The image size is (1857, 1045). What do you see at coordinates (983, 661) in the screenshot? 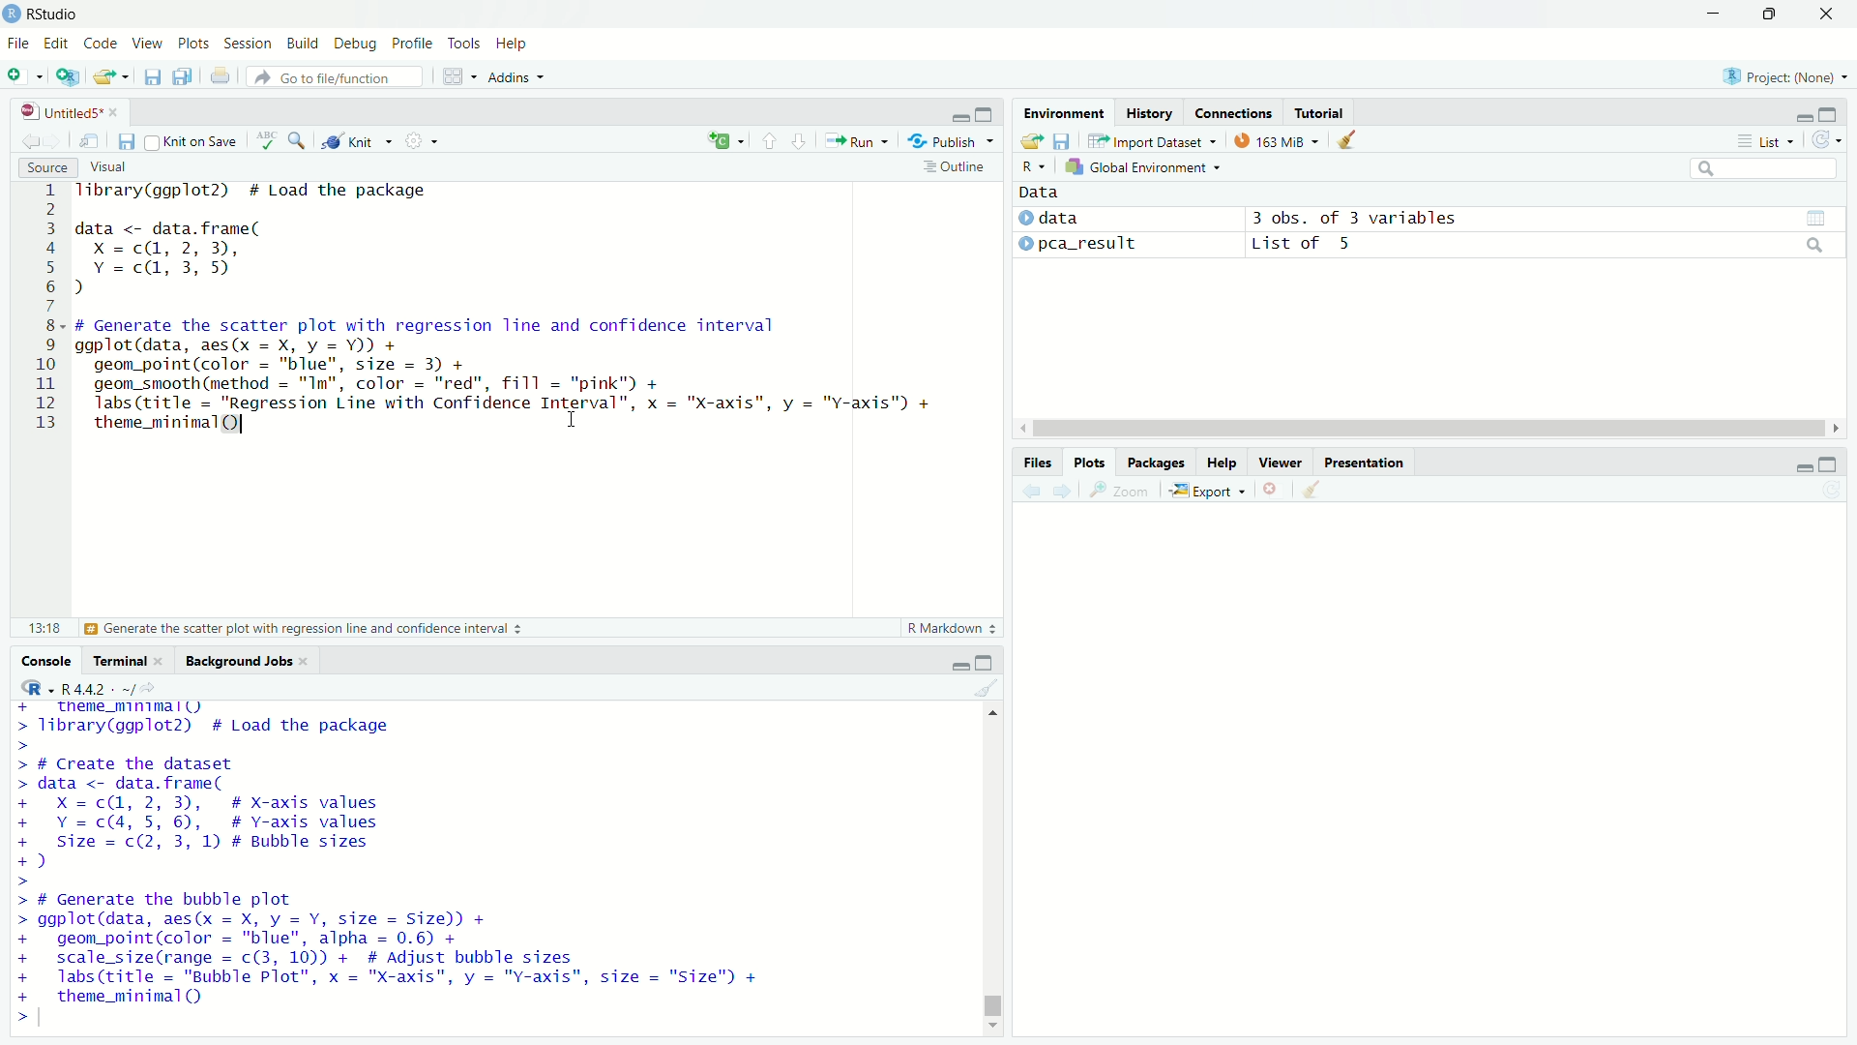
I see `expand` at bounding box center [983, 661].